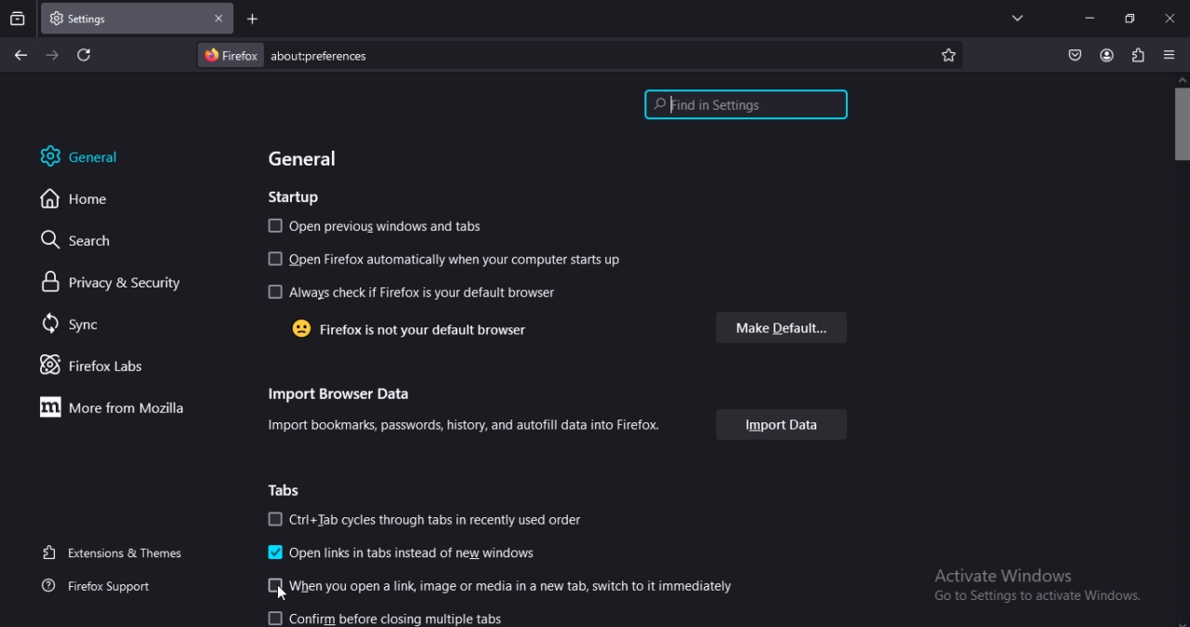 This screenshot has width=1190, height=627. What do you see at coordinates (382, 227) in the screenshot?
I see `open previous windows and tabs` at bounding box center [382, 227].